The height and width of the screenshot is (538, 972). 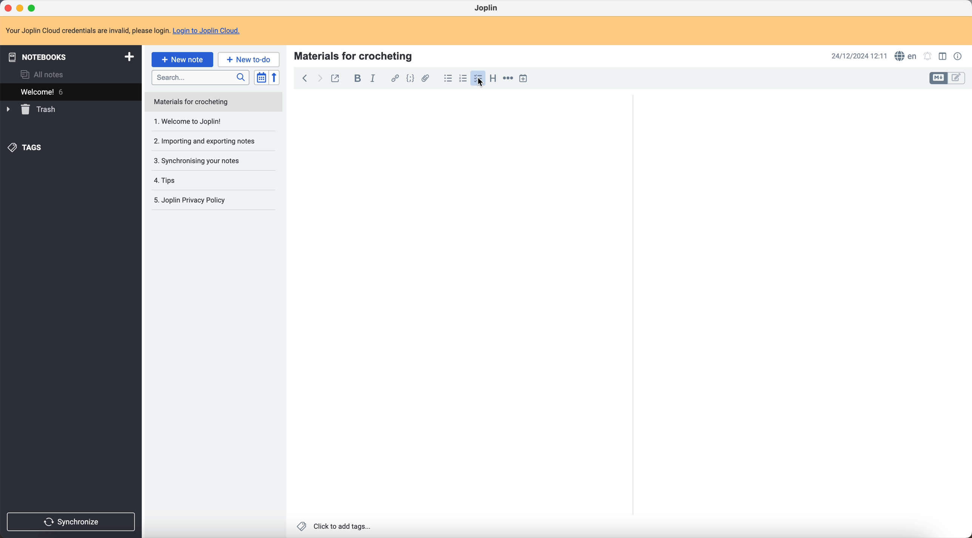 I want to click on hyperlink, so click(x=393, y=78).